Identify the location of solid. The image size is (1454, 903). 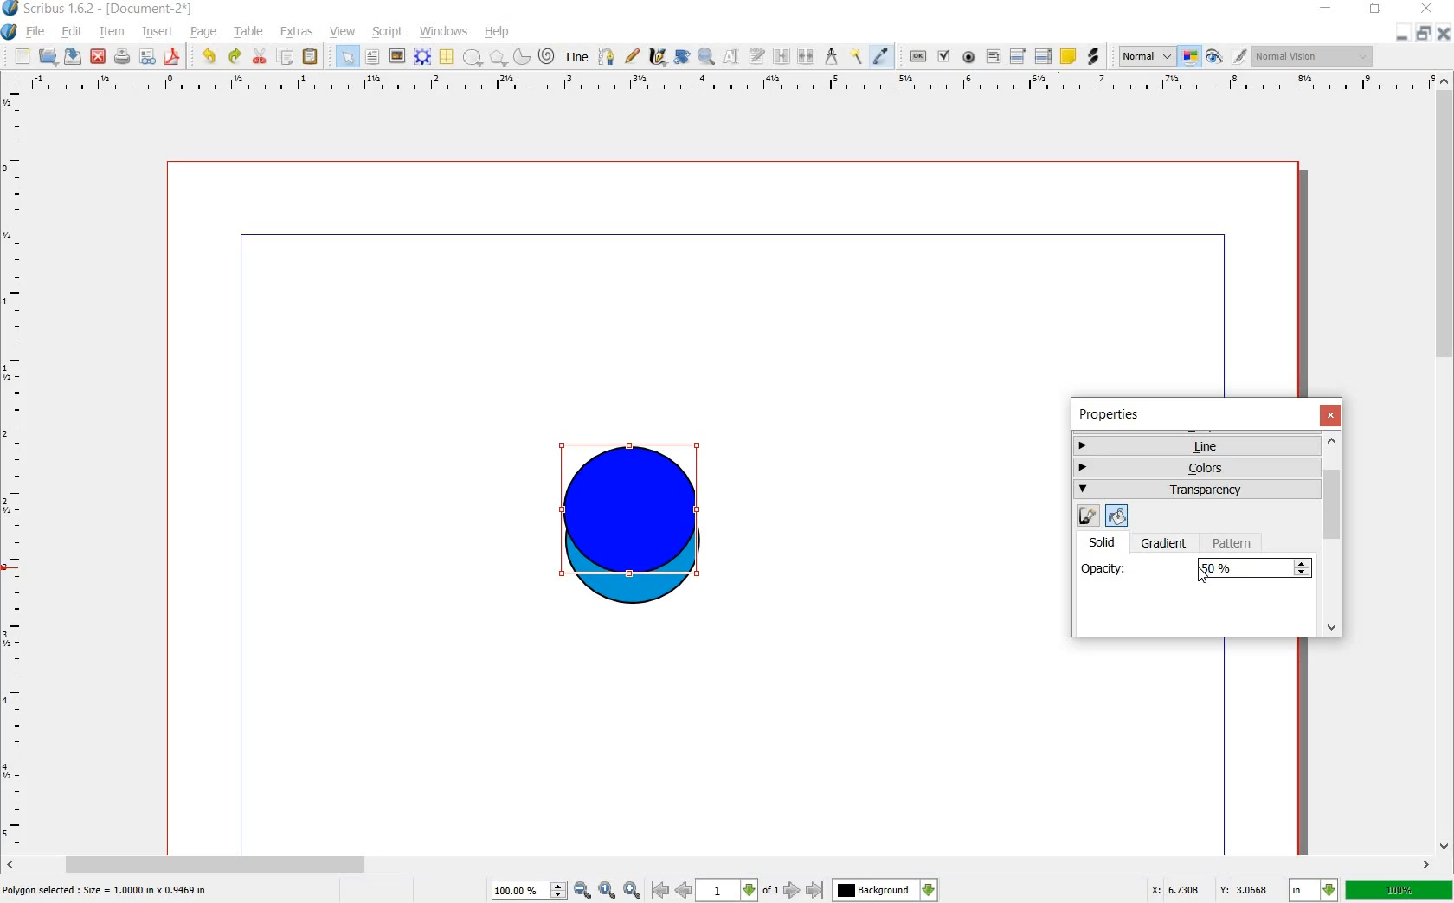
(1109, 541).